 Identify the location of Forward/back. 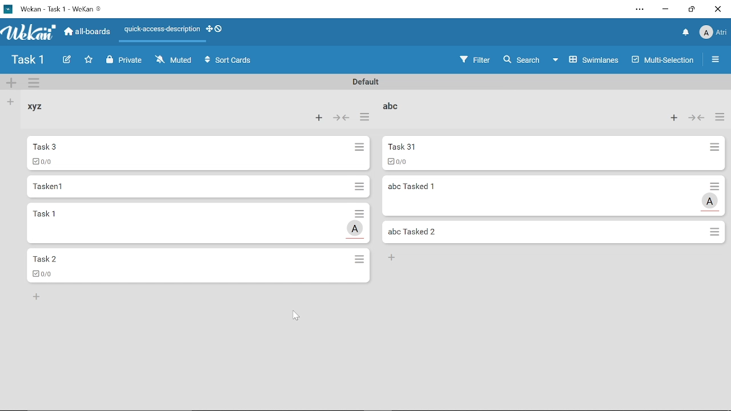
(341, 118).